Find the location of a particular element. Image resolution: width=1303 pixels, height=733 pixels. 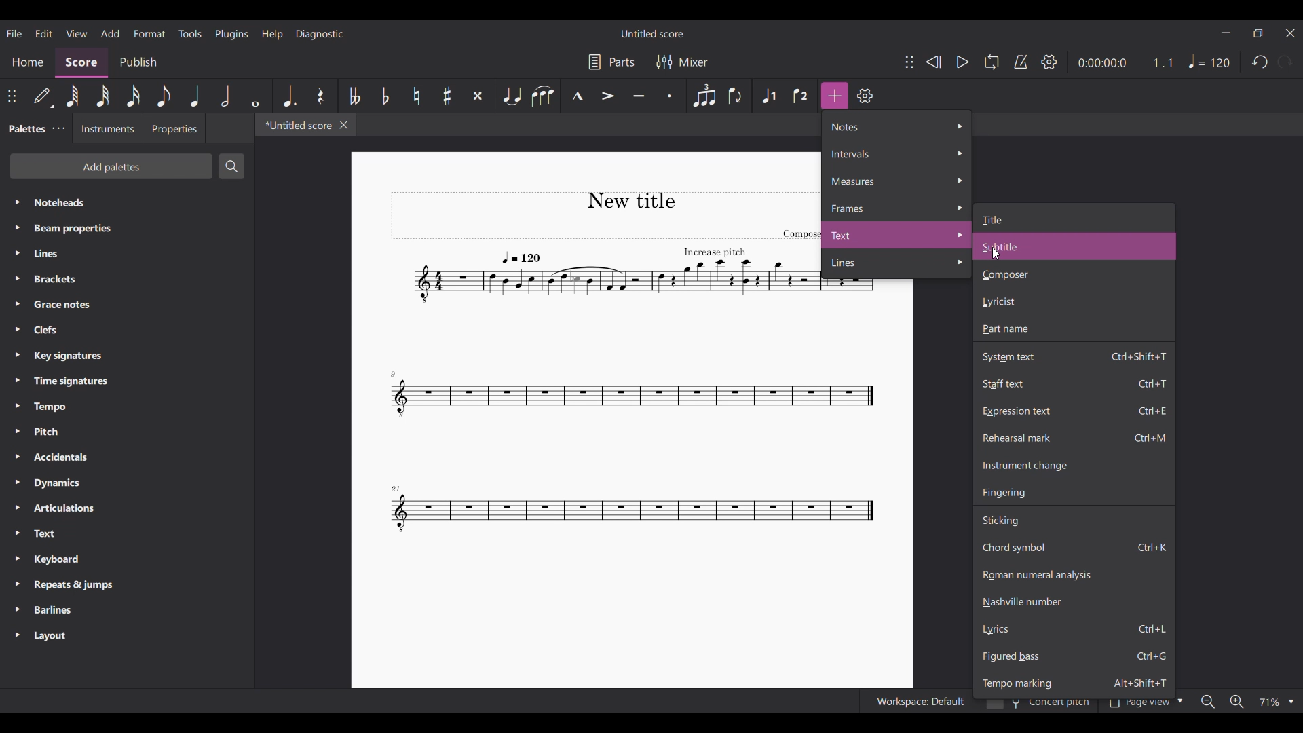

Tempo is located at coordinates (127, 407).